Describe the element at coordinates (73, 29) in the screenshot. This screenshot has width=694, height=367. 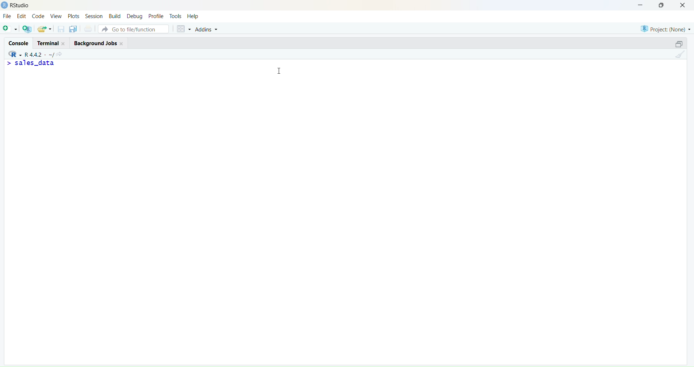
I see `save as` at that location.